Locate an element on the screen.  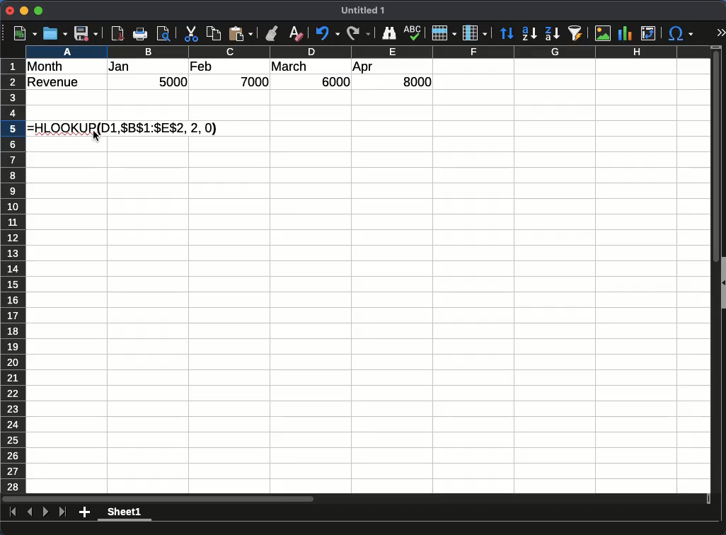
columns is located at coordinates (368, 52).